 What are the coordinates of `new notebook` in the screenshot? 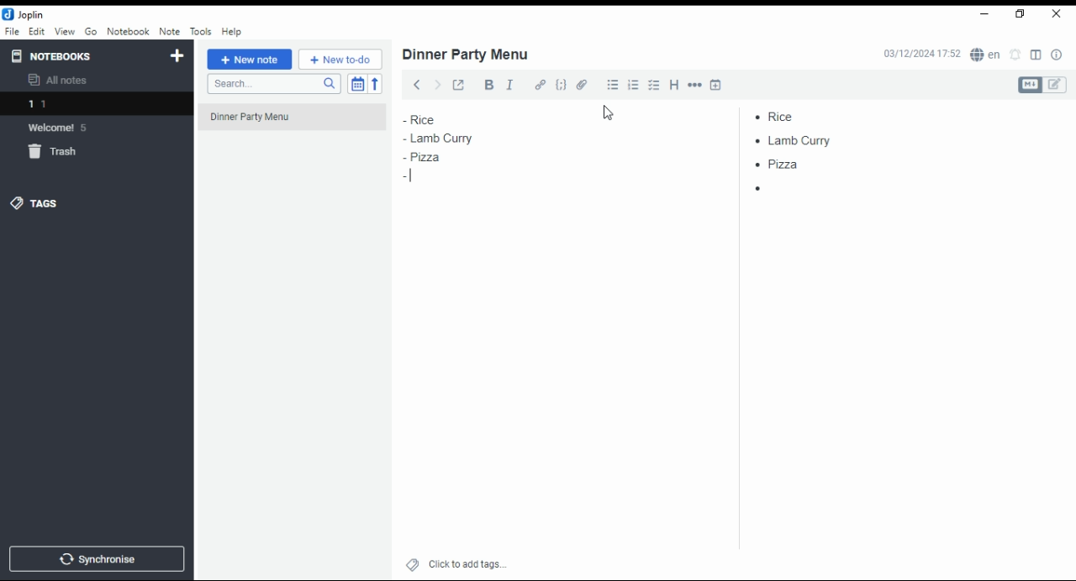 It's located at (177, 56).